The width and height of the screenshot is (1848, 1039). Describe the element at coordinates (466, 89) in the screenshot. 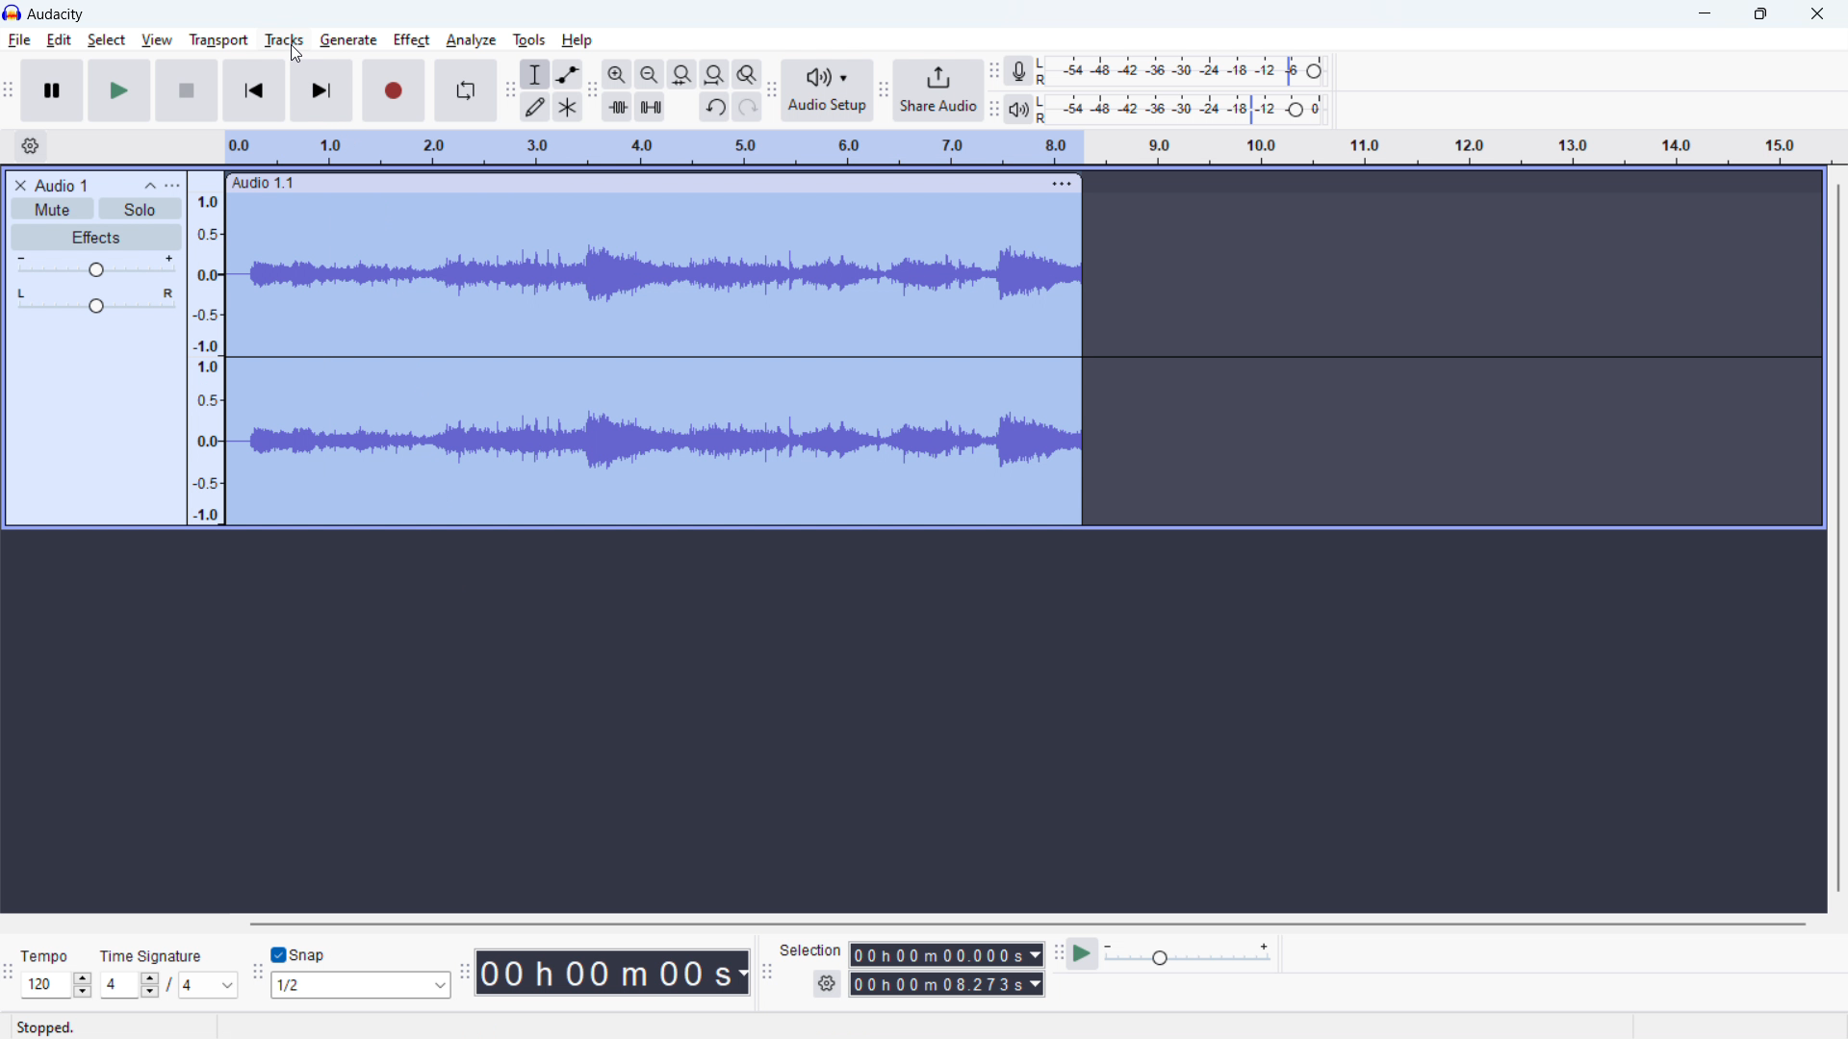

I see `` at that location.